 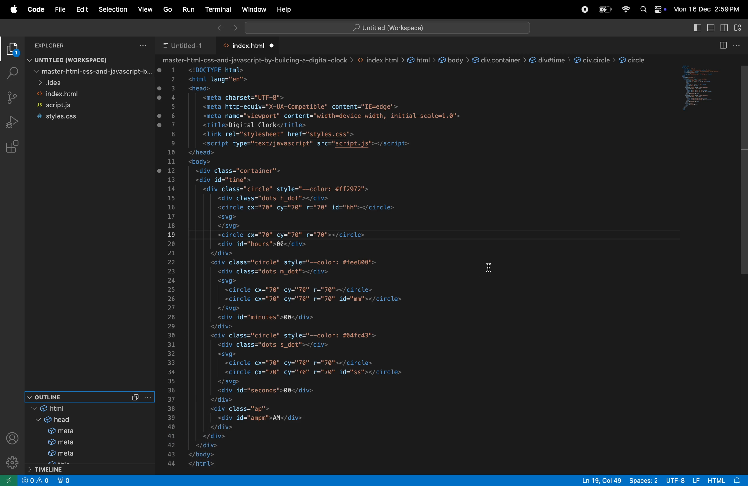 I want to click on options, so click(x=144, y=45).